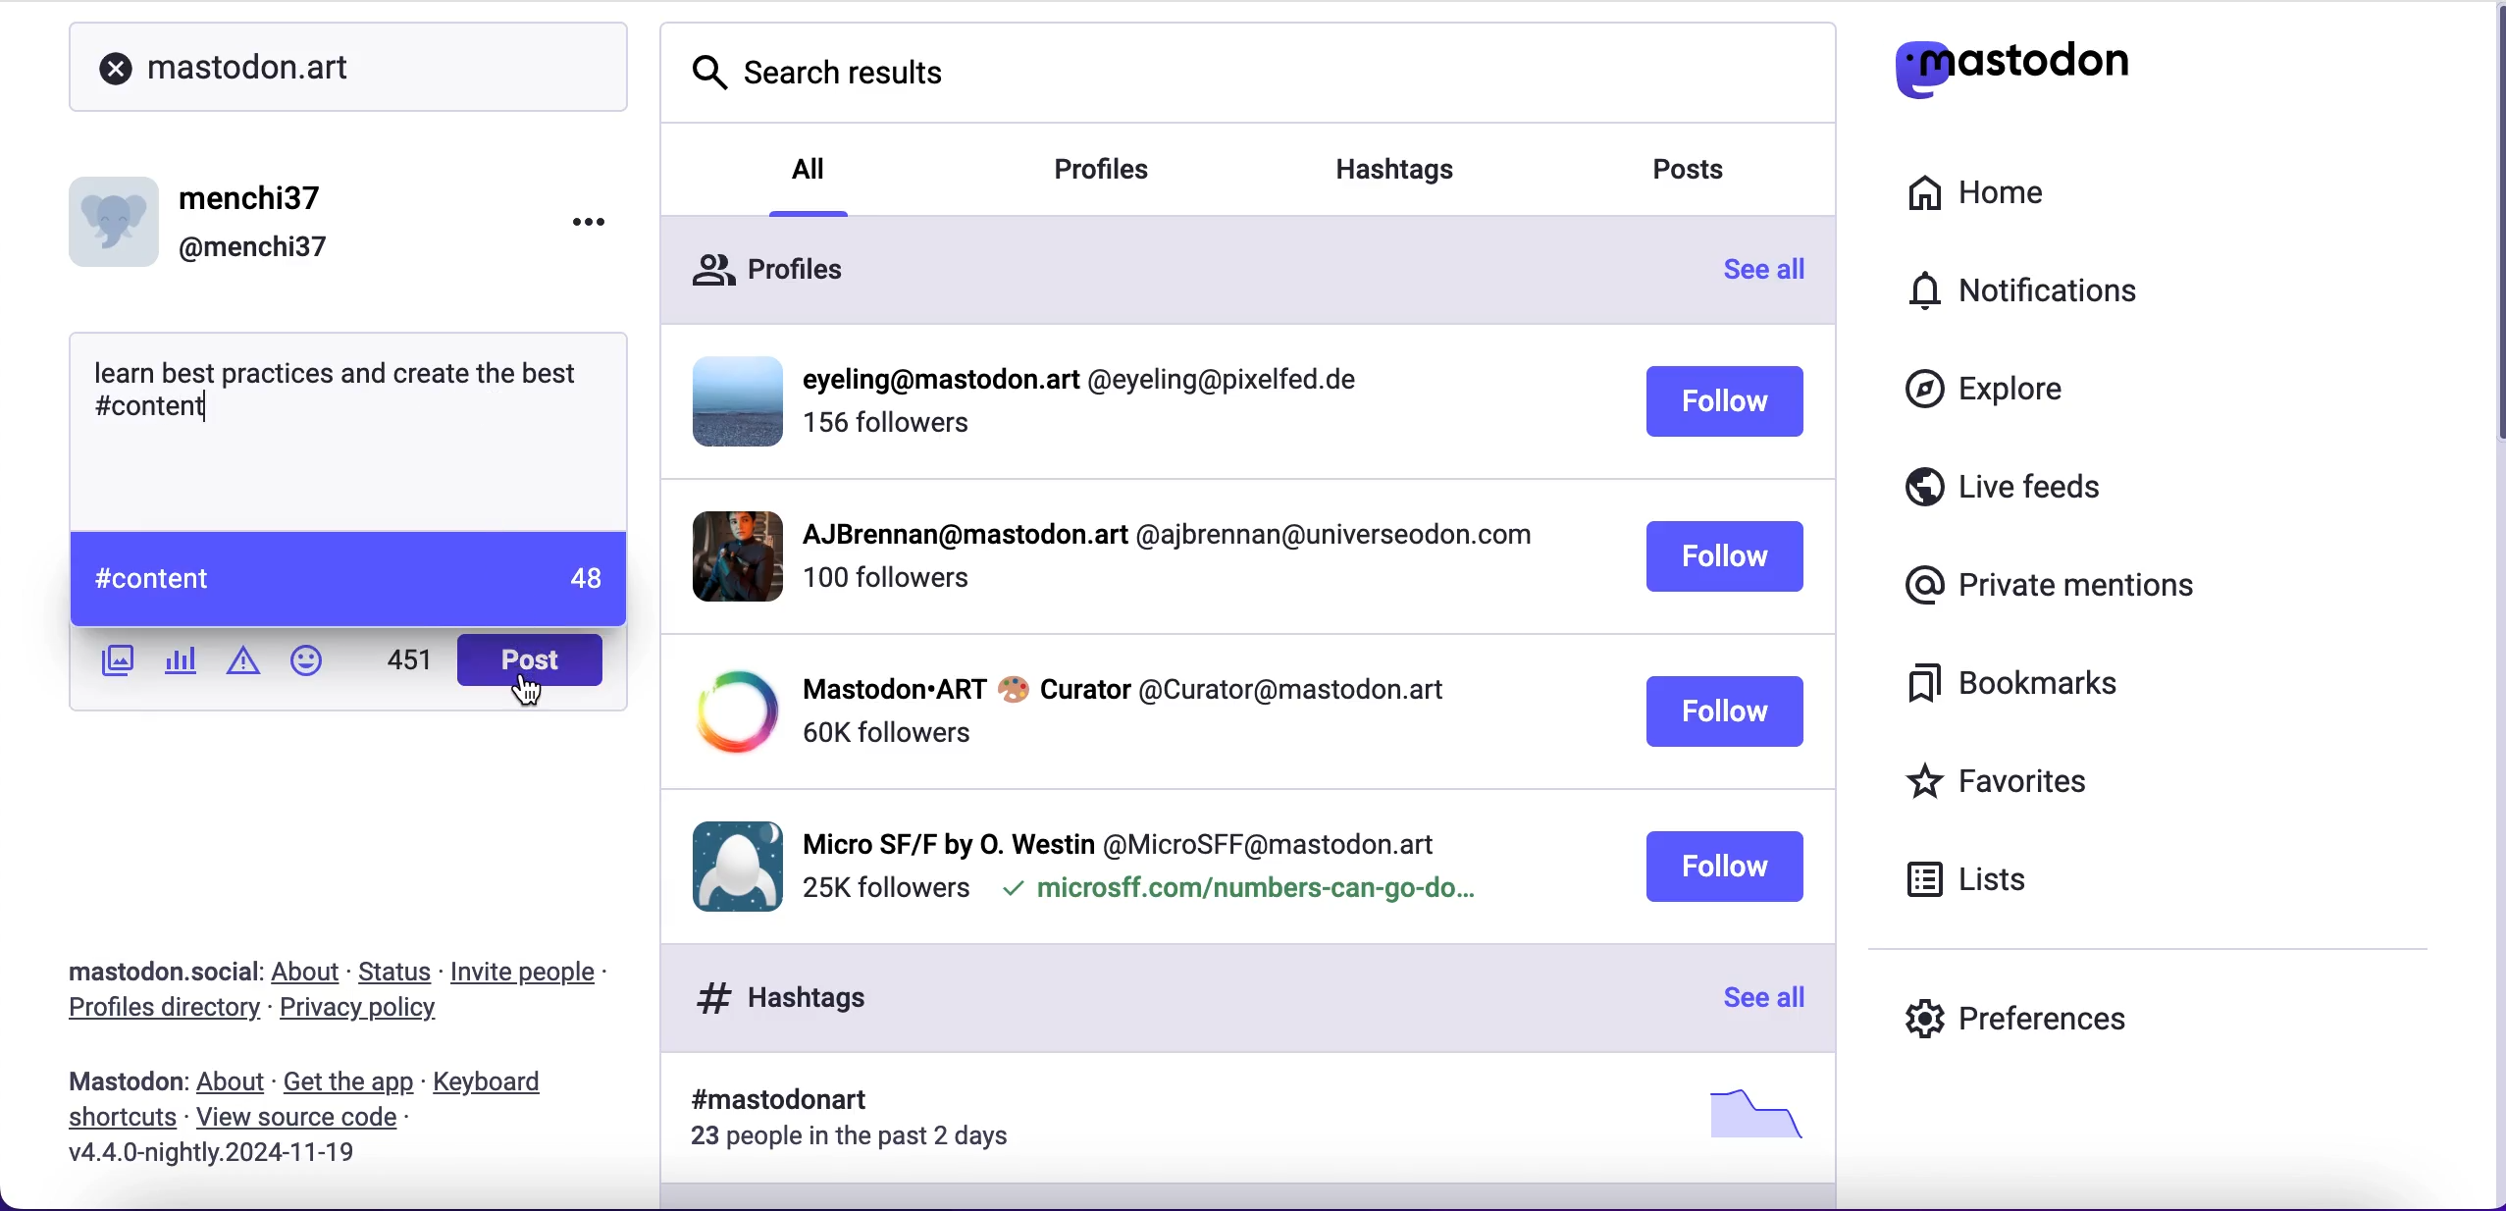  I want to click on display picture, so click(729, 712).